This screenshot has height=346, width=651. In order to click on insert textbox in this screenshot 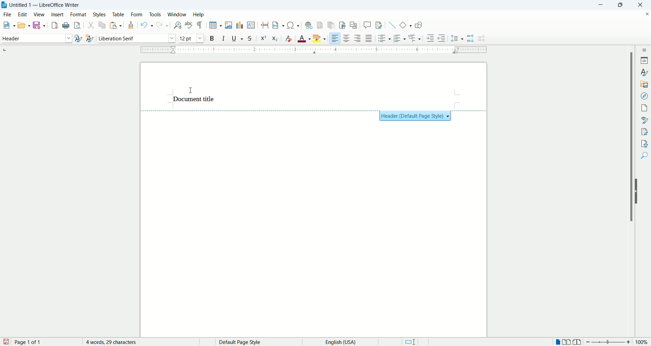, I will do `click(251, 24)`.